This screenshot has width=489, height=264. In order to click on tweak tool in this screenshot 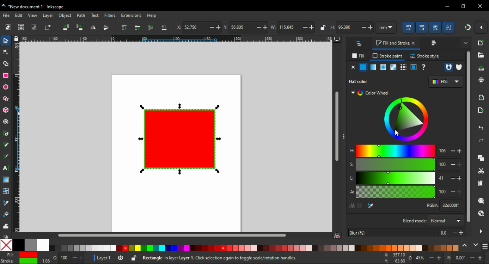, I will do `click(5, 226)`.